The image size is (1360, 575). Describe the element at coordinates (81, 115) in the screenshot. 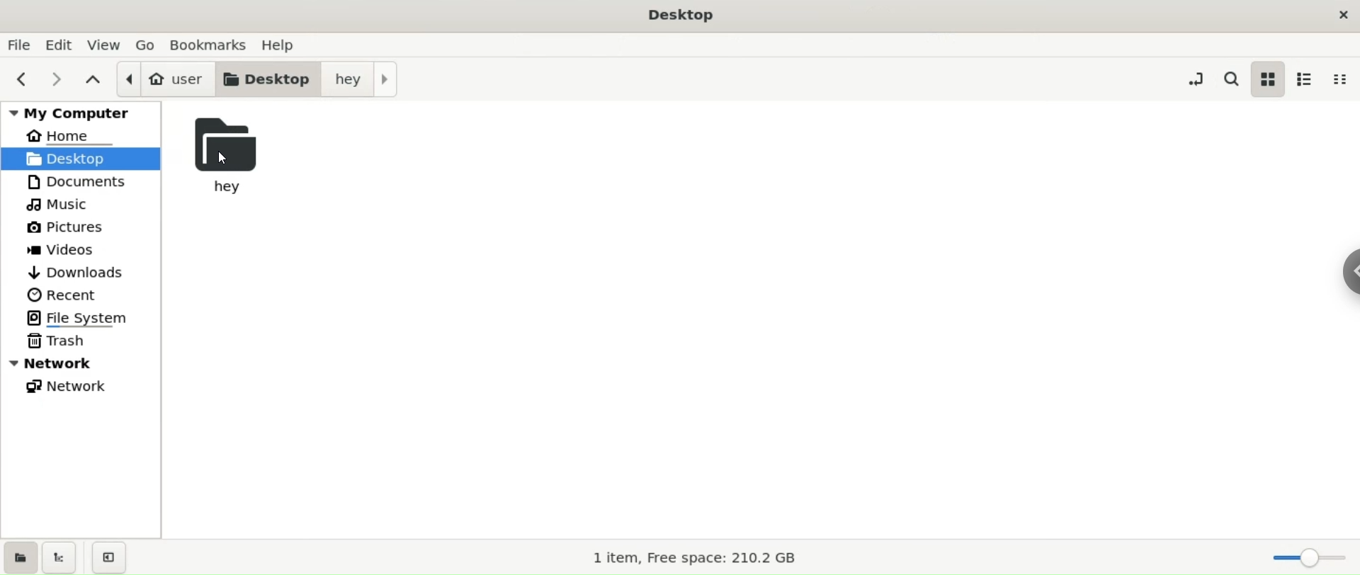

I see `my computer` at that location.